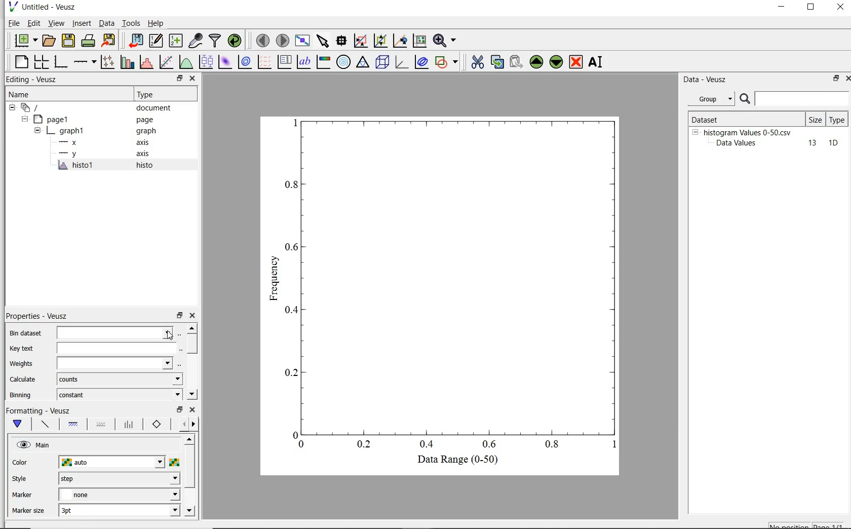  I want to click on plot 2d dataset as contours, so click(245, 62).